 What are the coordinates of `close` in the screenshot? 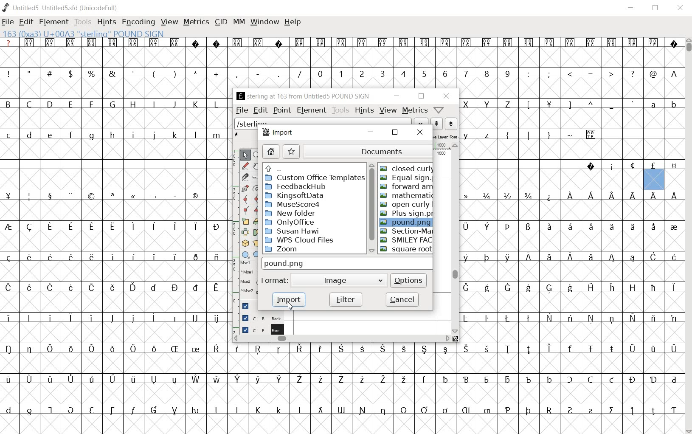 It's located at (445, 96).